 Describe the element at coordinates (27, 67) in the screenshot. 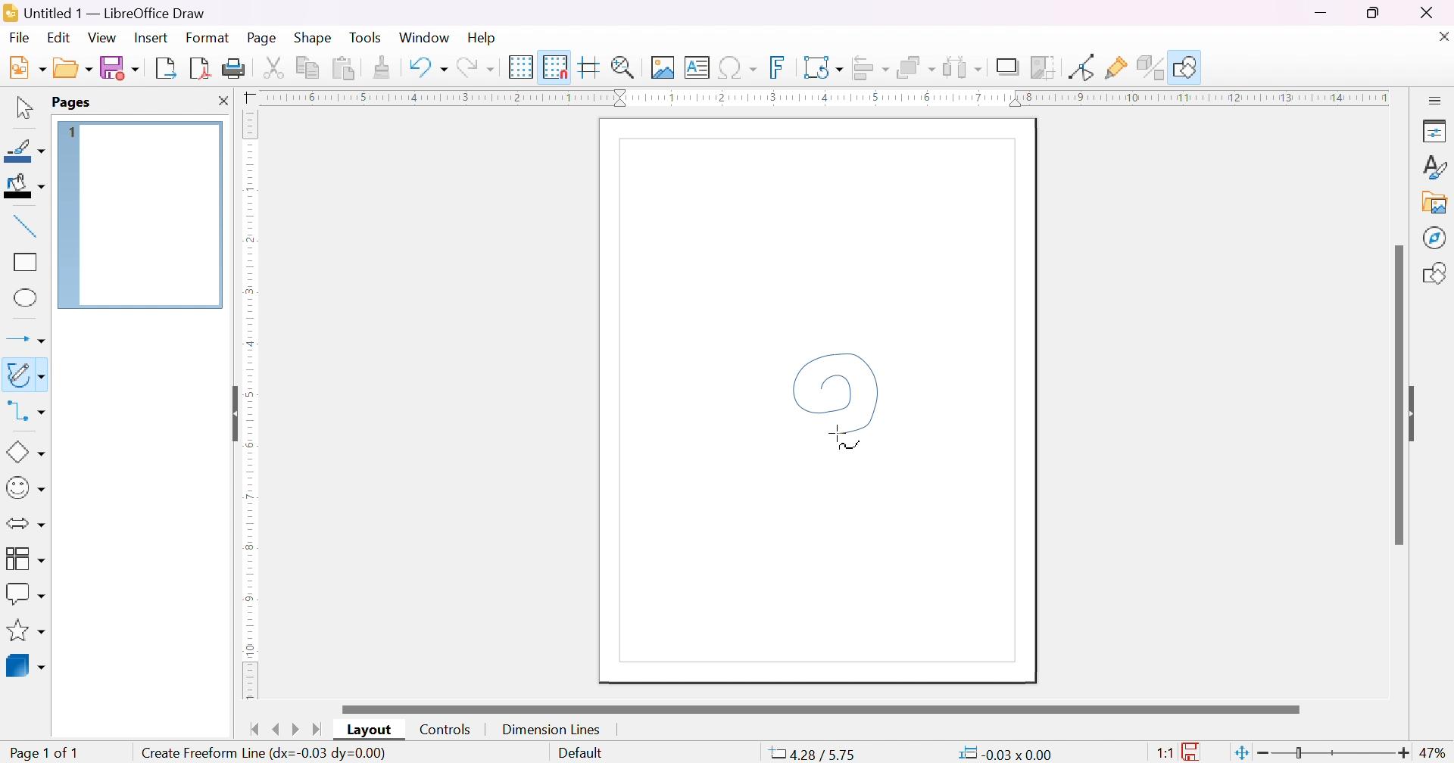

I see `new` at that location.